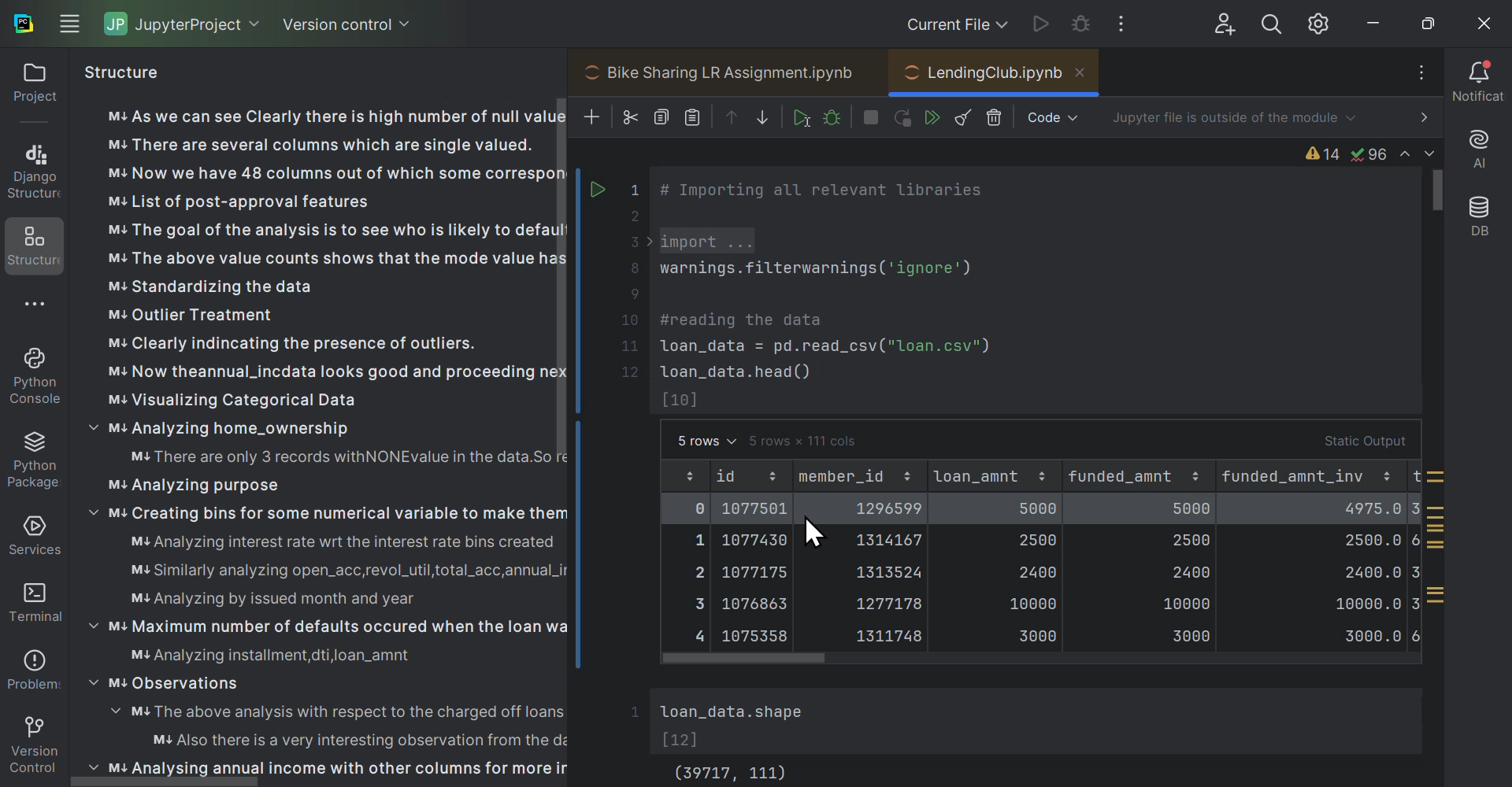 This screenshot has height=787, width=1512. Describe the element at coordinates (732, 119) in the screenshot. I see `Move up` at that location.